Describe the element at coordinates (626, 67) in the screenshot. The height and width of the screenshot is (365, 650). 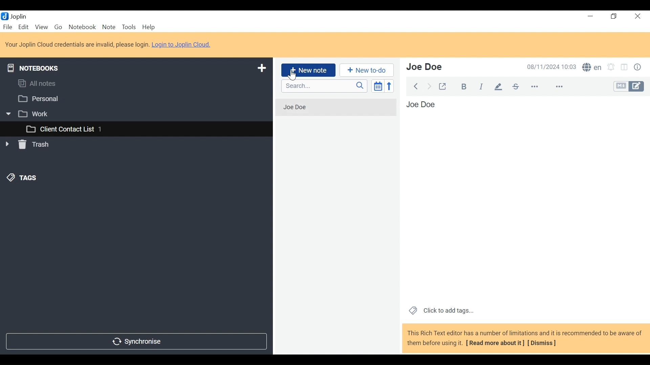
I see `Toggle editor layout` at that location.